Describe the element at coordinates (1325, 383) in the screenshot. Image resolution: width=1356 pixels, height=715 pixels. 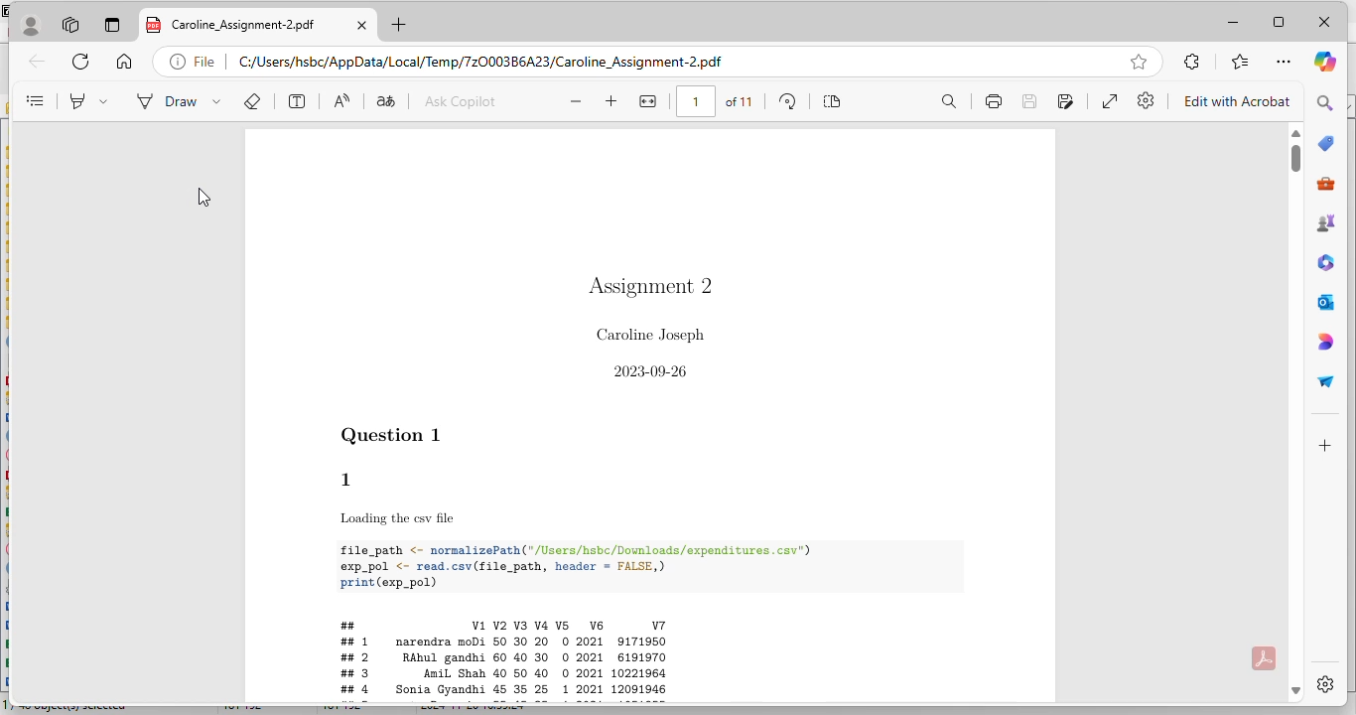
I see `drop` at that location.